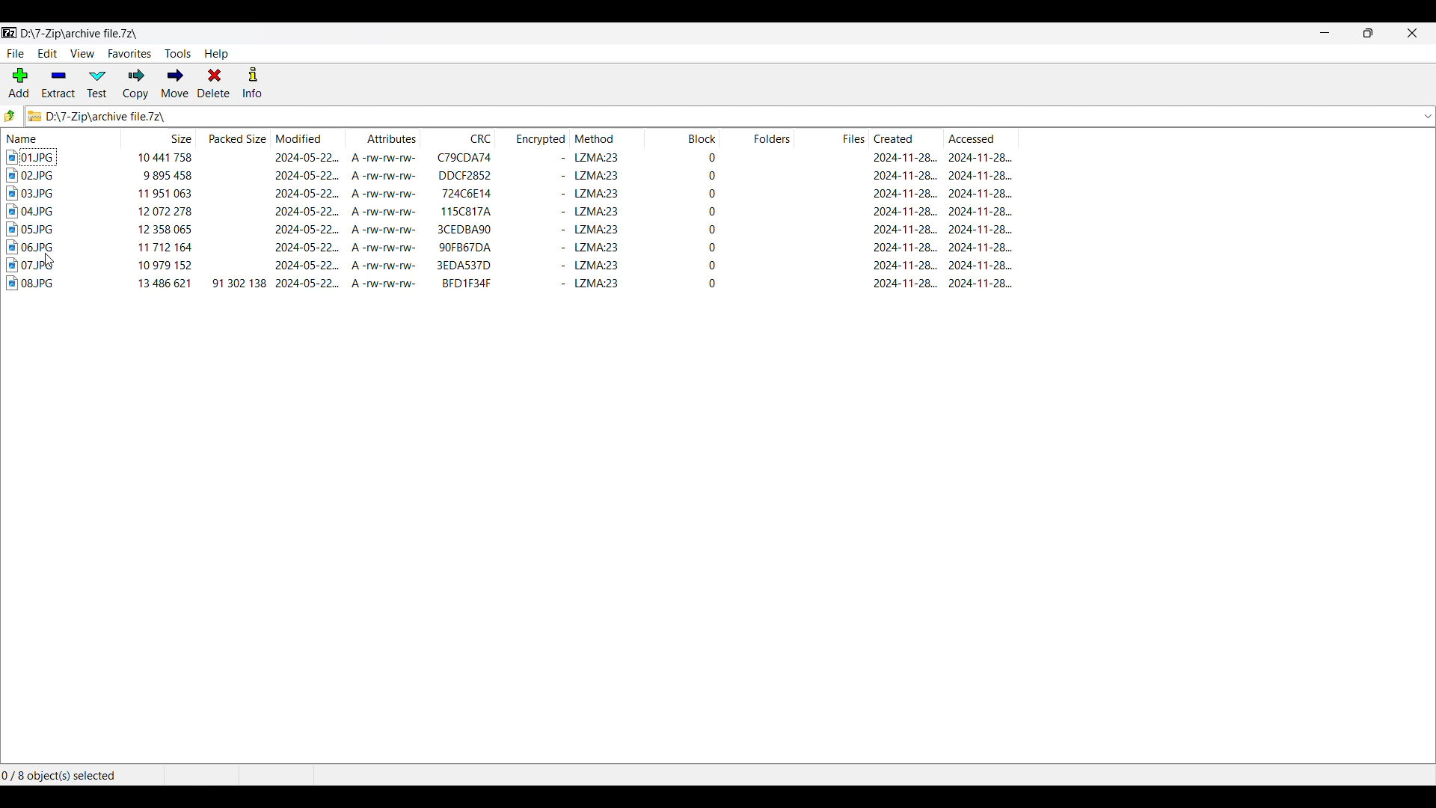  Describe the element at coordinates (906, 193) in the screenshot. I see `created date & time` at that location.